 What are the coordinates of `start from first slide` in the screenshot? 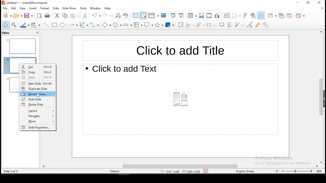 It's located at (172, 16).